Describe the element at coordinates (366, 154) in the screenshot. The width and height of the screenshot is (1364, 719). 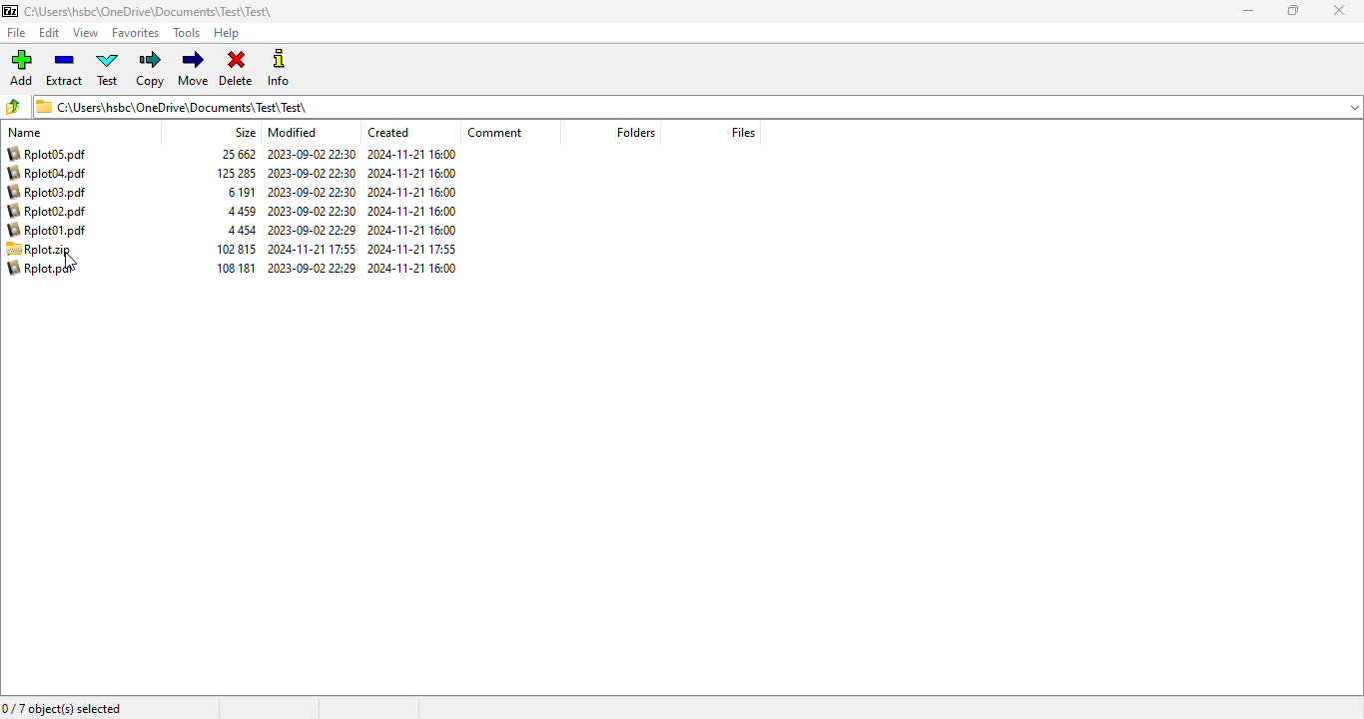
I see `2023-09-02 22:30  2024-11-21 16:00` at that location.